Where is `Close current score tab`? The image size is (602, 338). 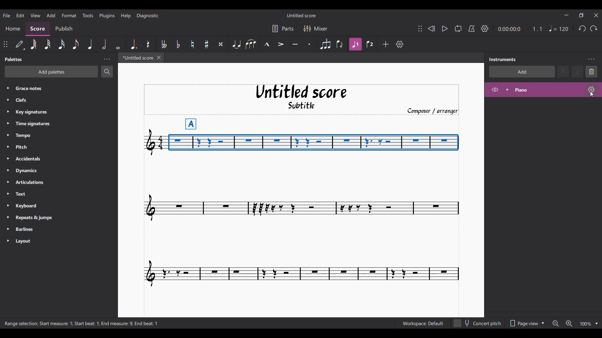 Close current score tab is located at coordinates (159, 58).